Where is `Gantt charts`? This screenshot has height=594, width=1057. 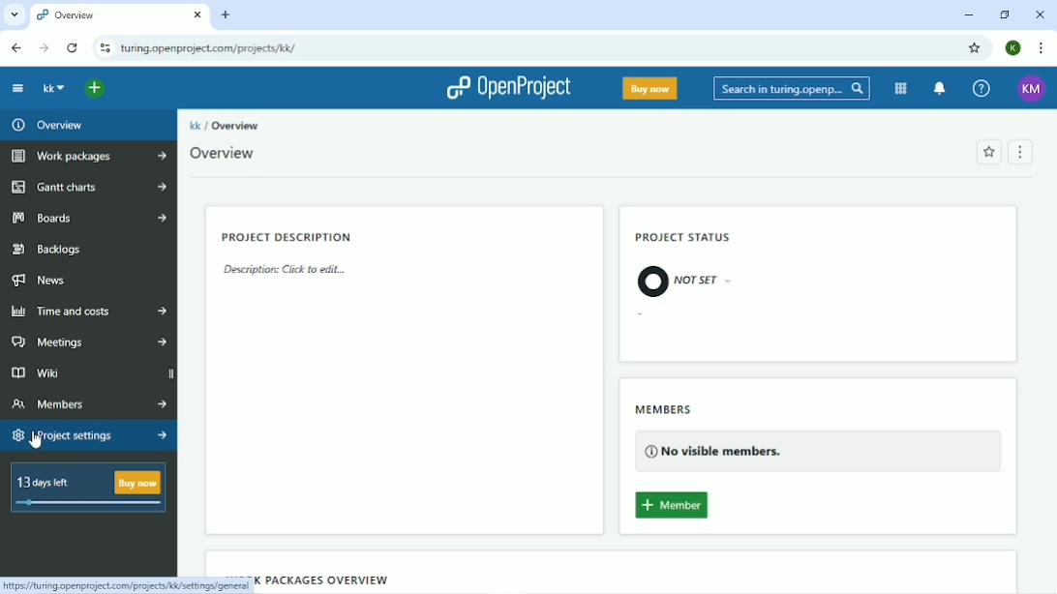
Gantt charts is located at coordinates (90, 187).